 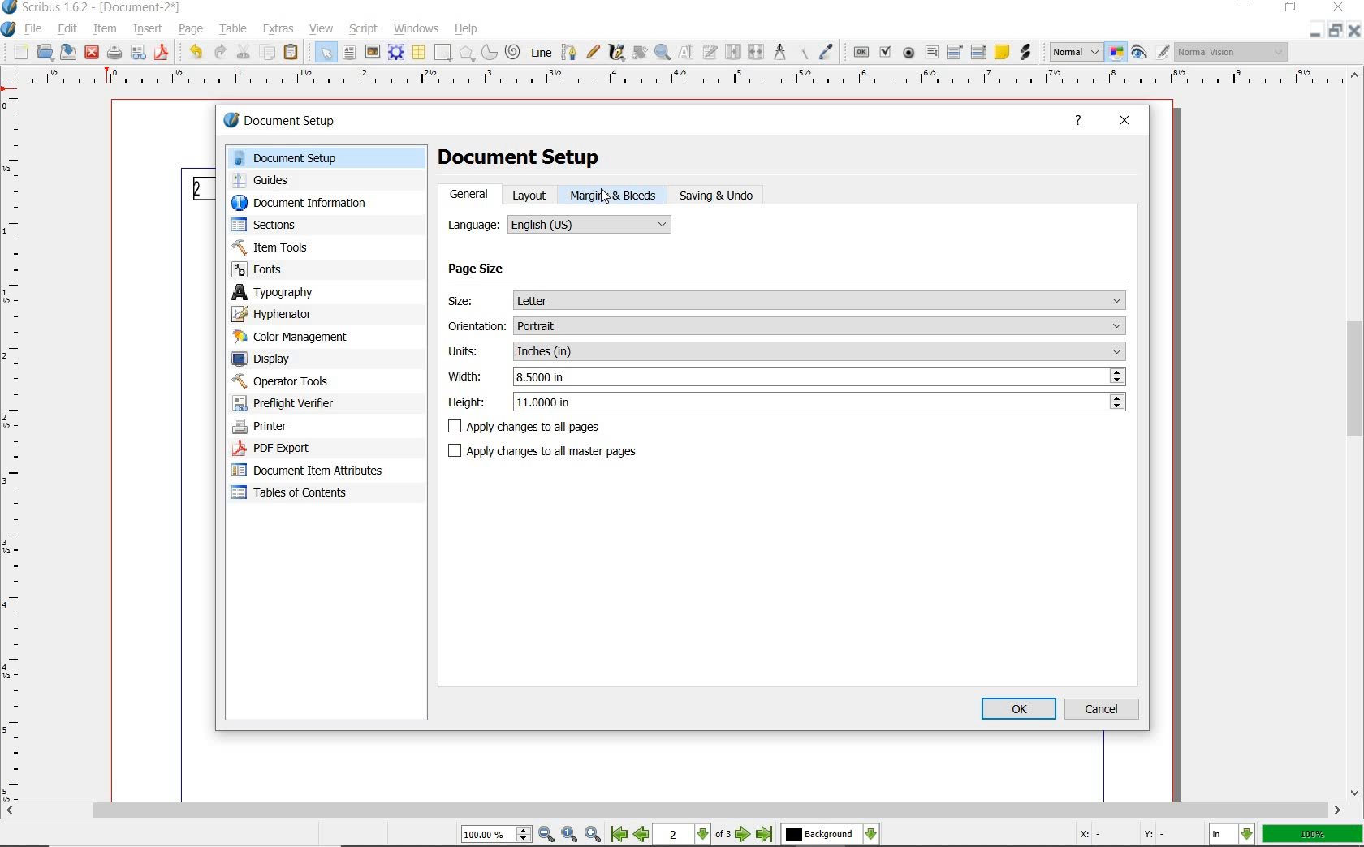 I want to click on document setup, so click(x=521, y=156).